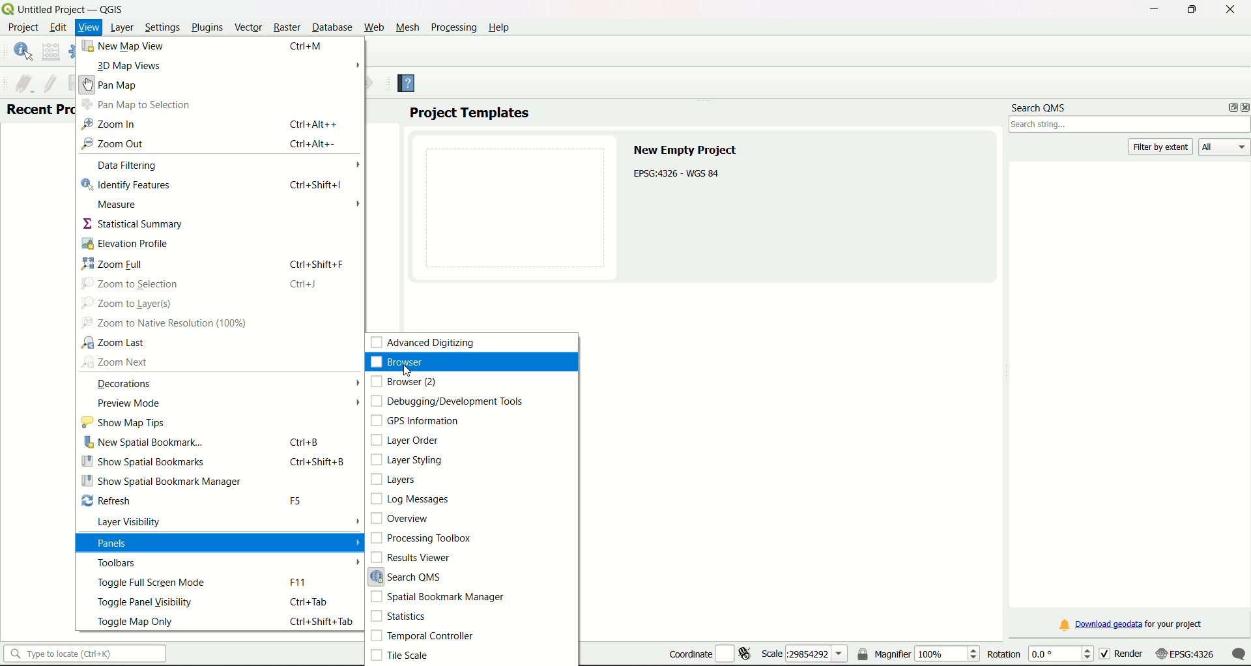 Image resolution: width=1251 pixels, height=666 pixels. What do you see at coordinates (709, 651) in the screenshot?
I see `coordinate` at bounding box center [709, 651].